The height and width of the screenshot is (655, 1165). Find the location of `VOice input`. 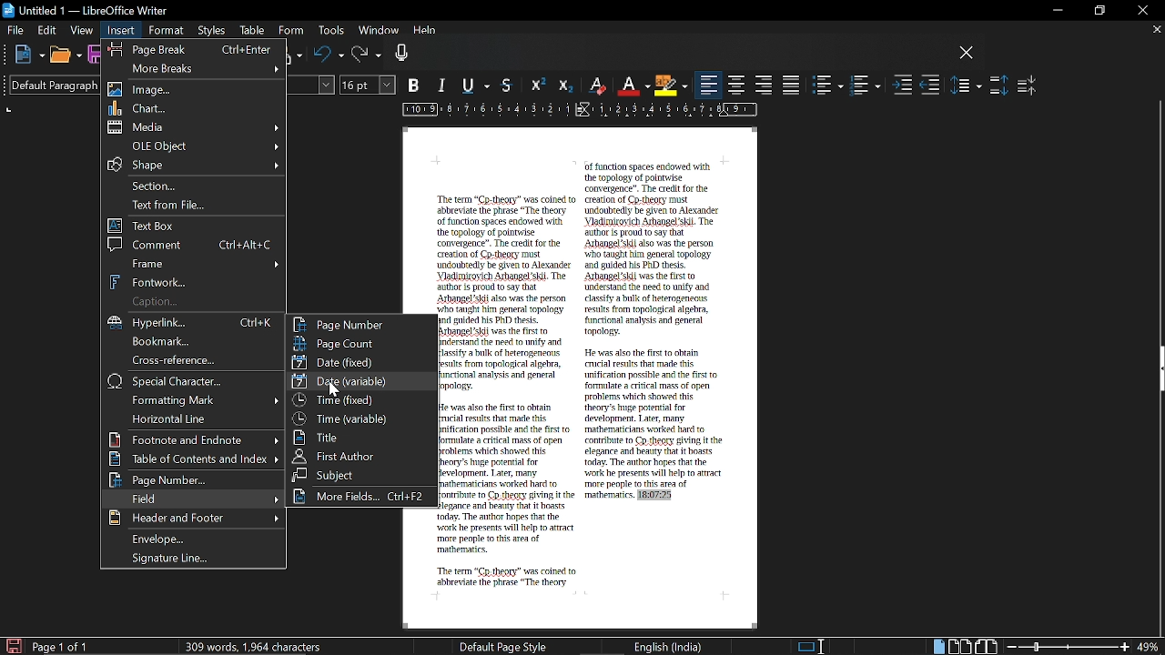

VOice input is located at coordinates (673, 55).